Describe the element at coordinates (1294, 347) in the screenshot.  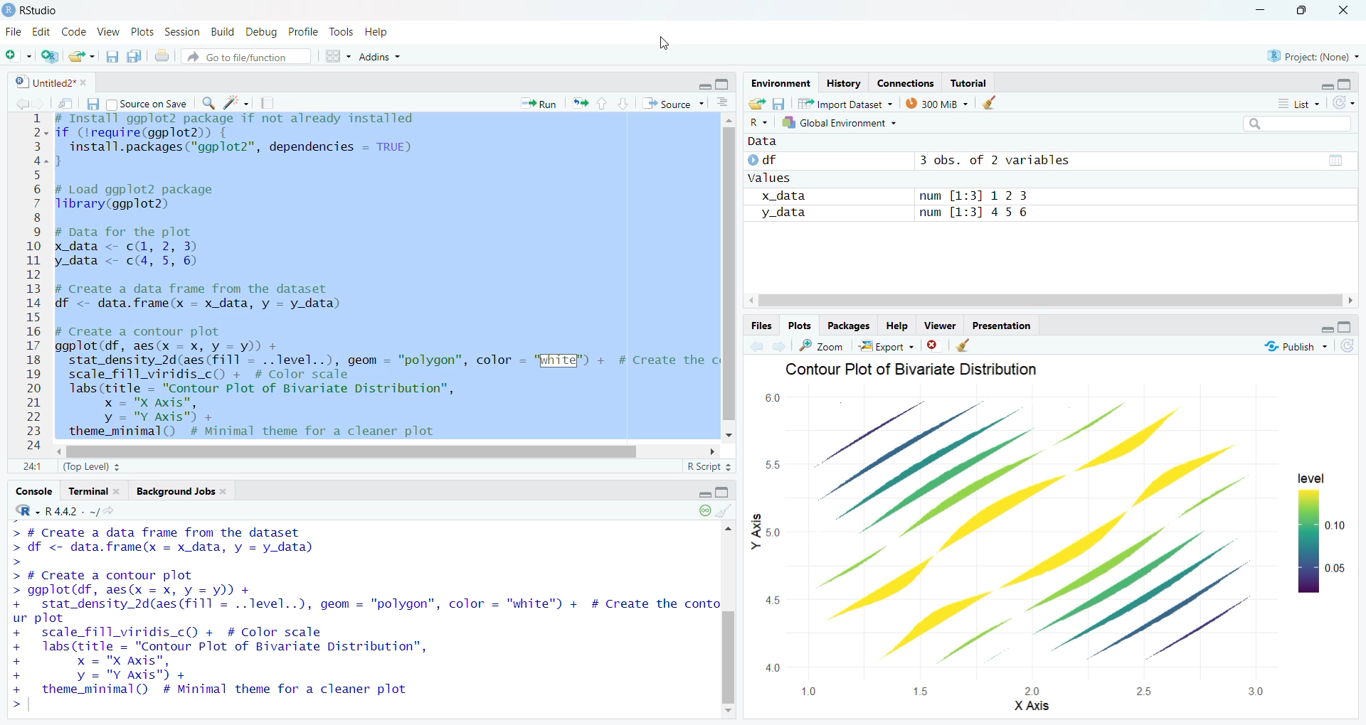
I see `publish` at that location.